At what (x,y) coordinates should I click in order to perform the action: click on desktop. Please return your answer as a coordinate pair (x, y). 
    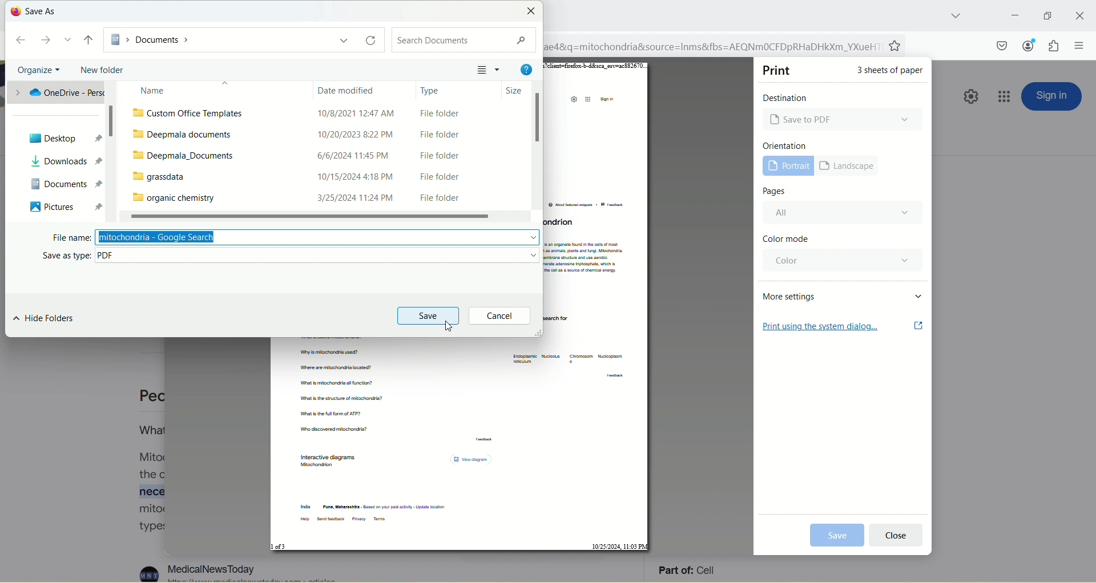
    Looking at the image, I should click on (60, 137).